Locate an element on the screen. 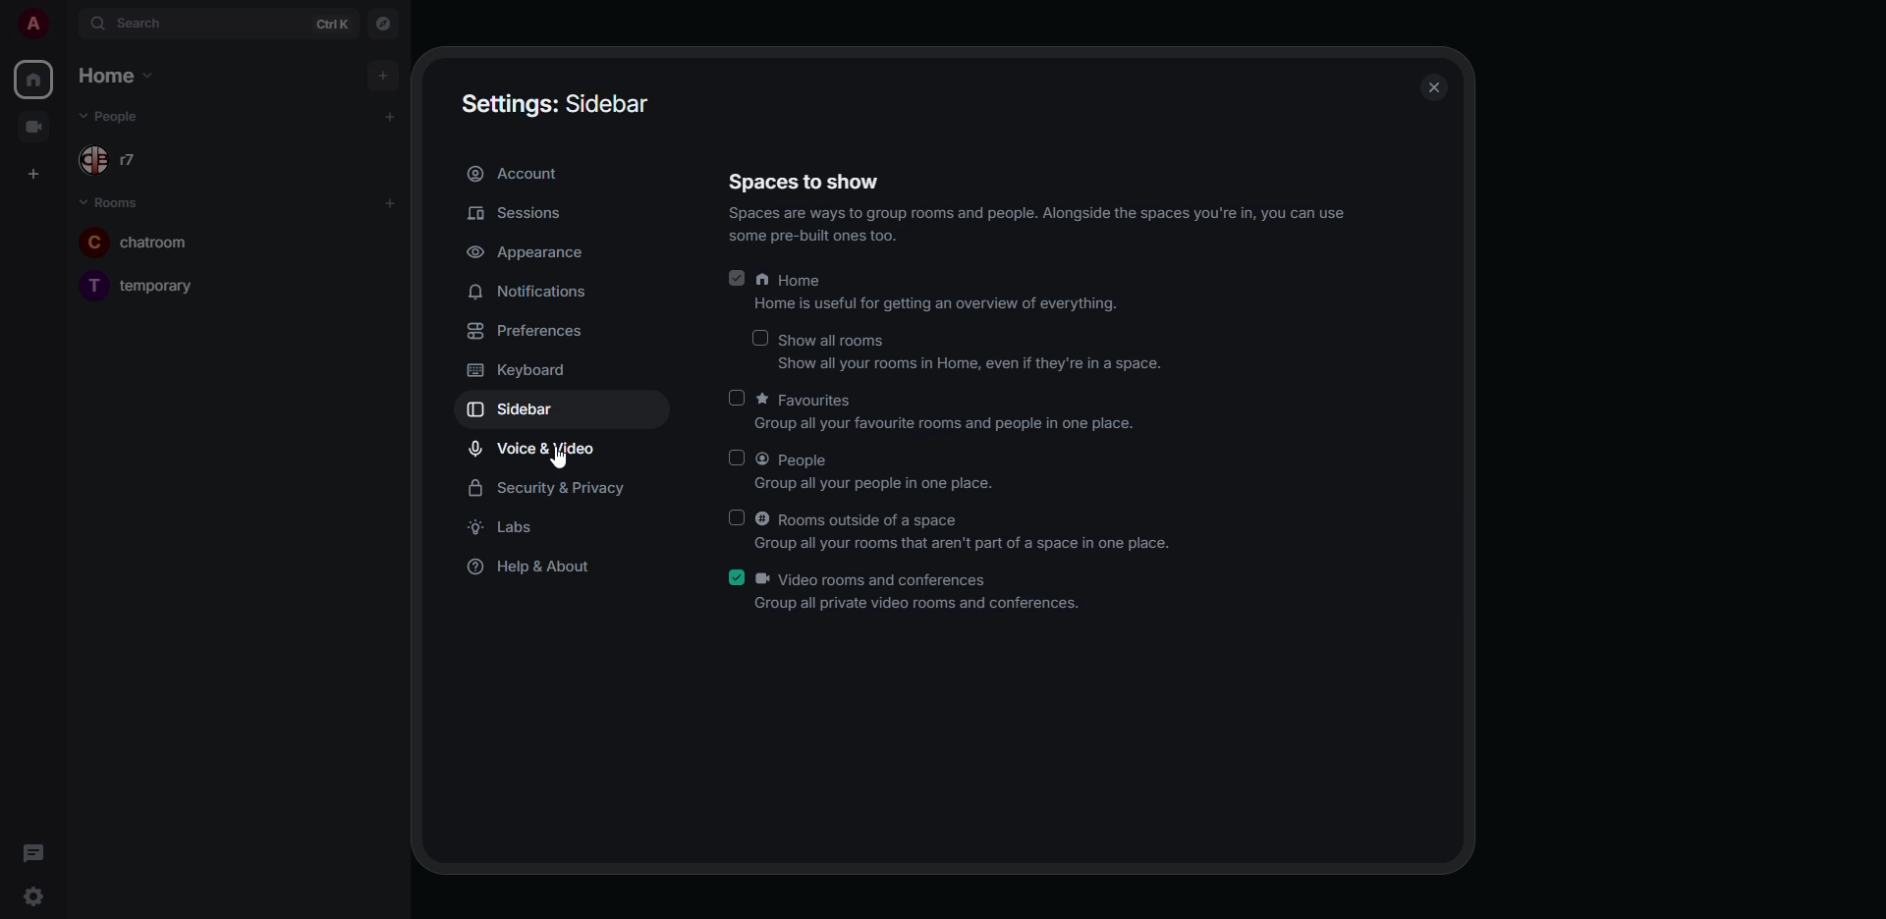 Image resolution: width=1886 pixels, height=919 pixels. add is located at coordinates (389, 202).